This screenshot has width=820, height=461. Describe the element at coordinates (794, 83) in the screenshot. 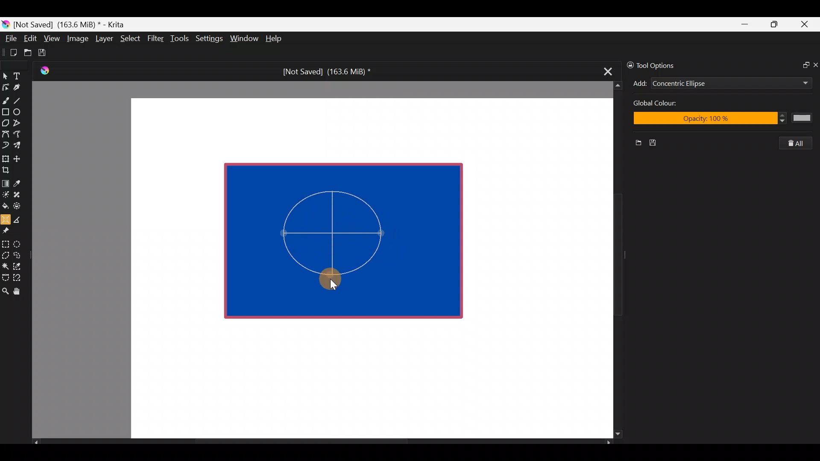

I see `Add dropdown` at that location.